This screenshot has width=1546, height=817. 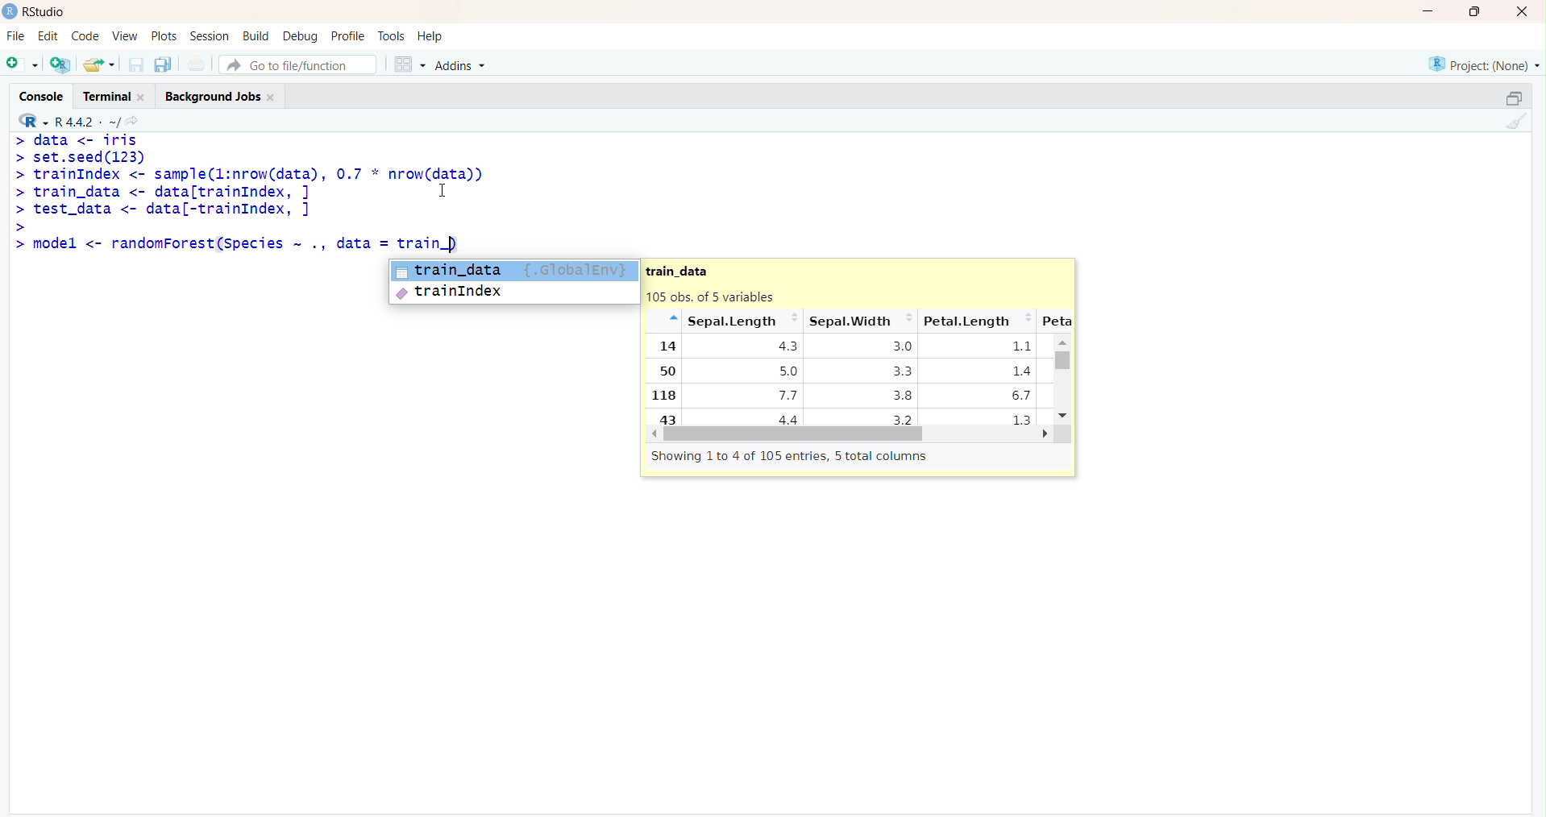 I want to click on Create a project, so click(x=61, y=62).